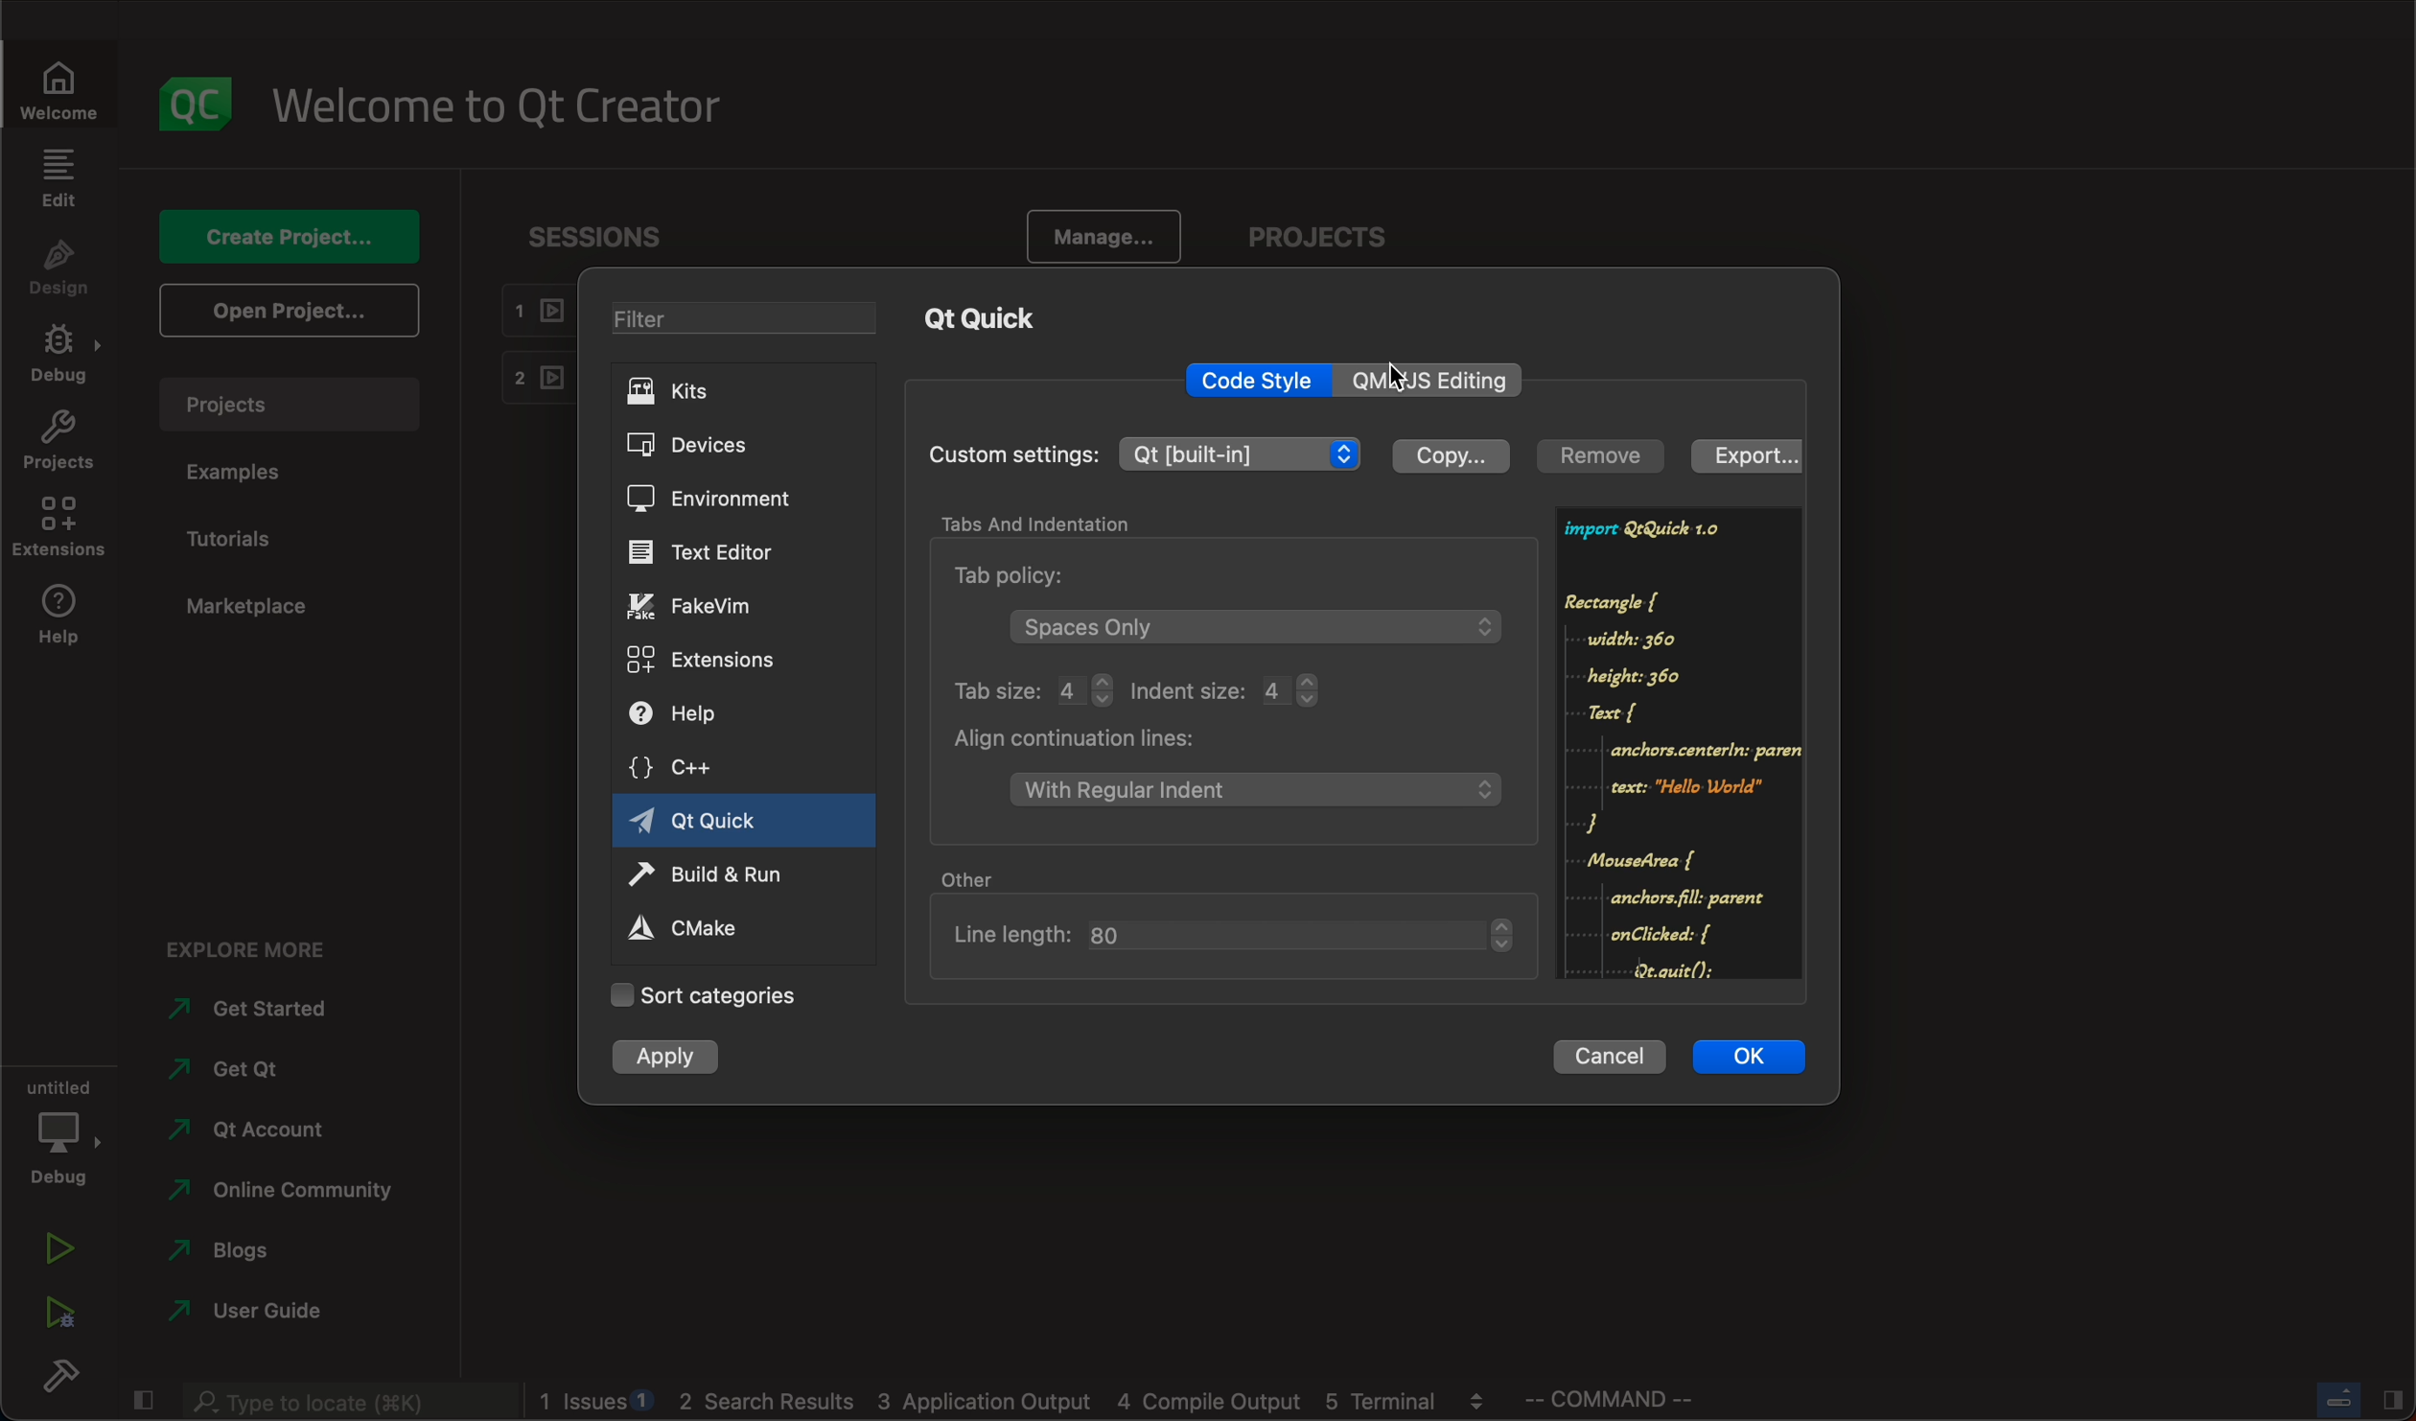  I want to click on blogs, so click(233, 1251).